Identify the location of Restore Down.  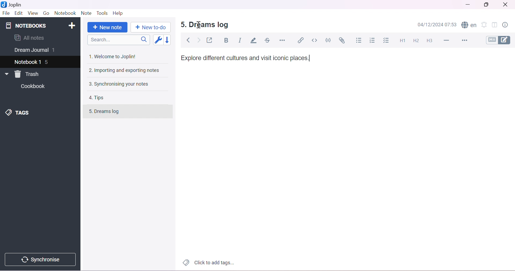
(488, 5).